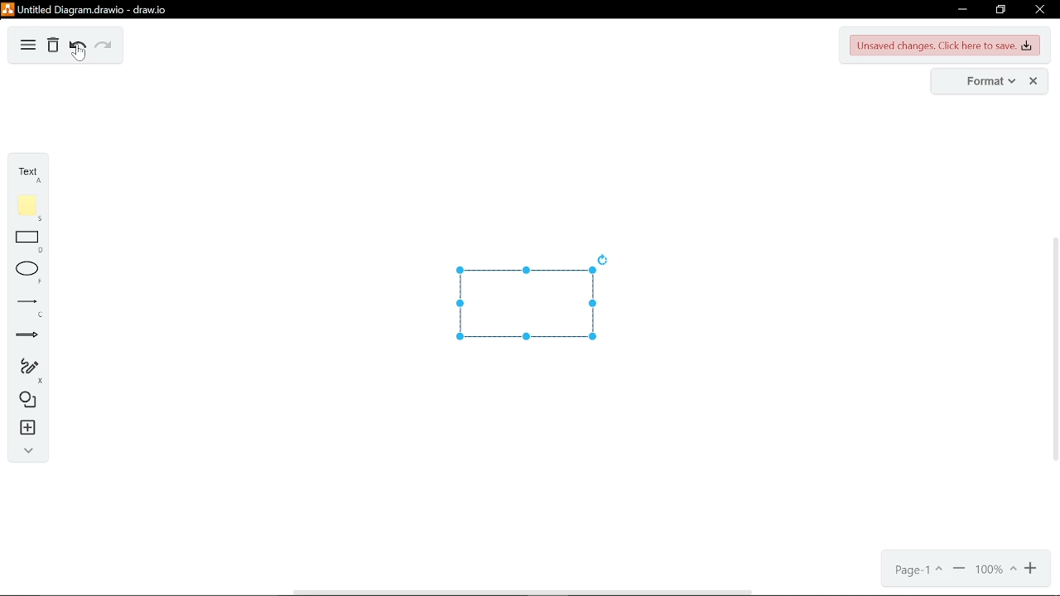 The width and height of the screenshot is (1060, 596). I want to click on 100%, so click(999, 570).